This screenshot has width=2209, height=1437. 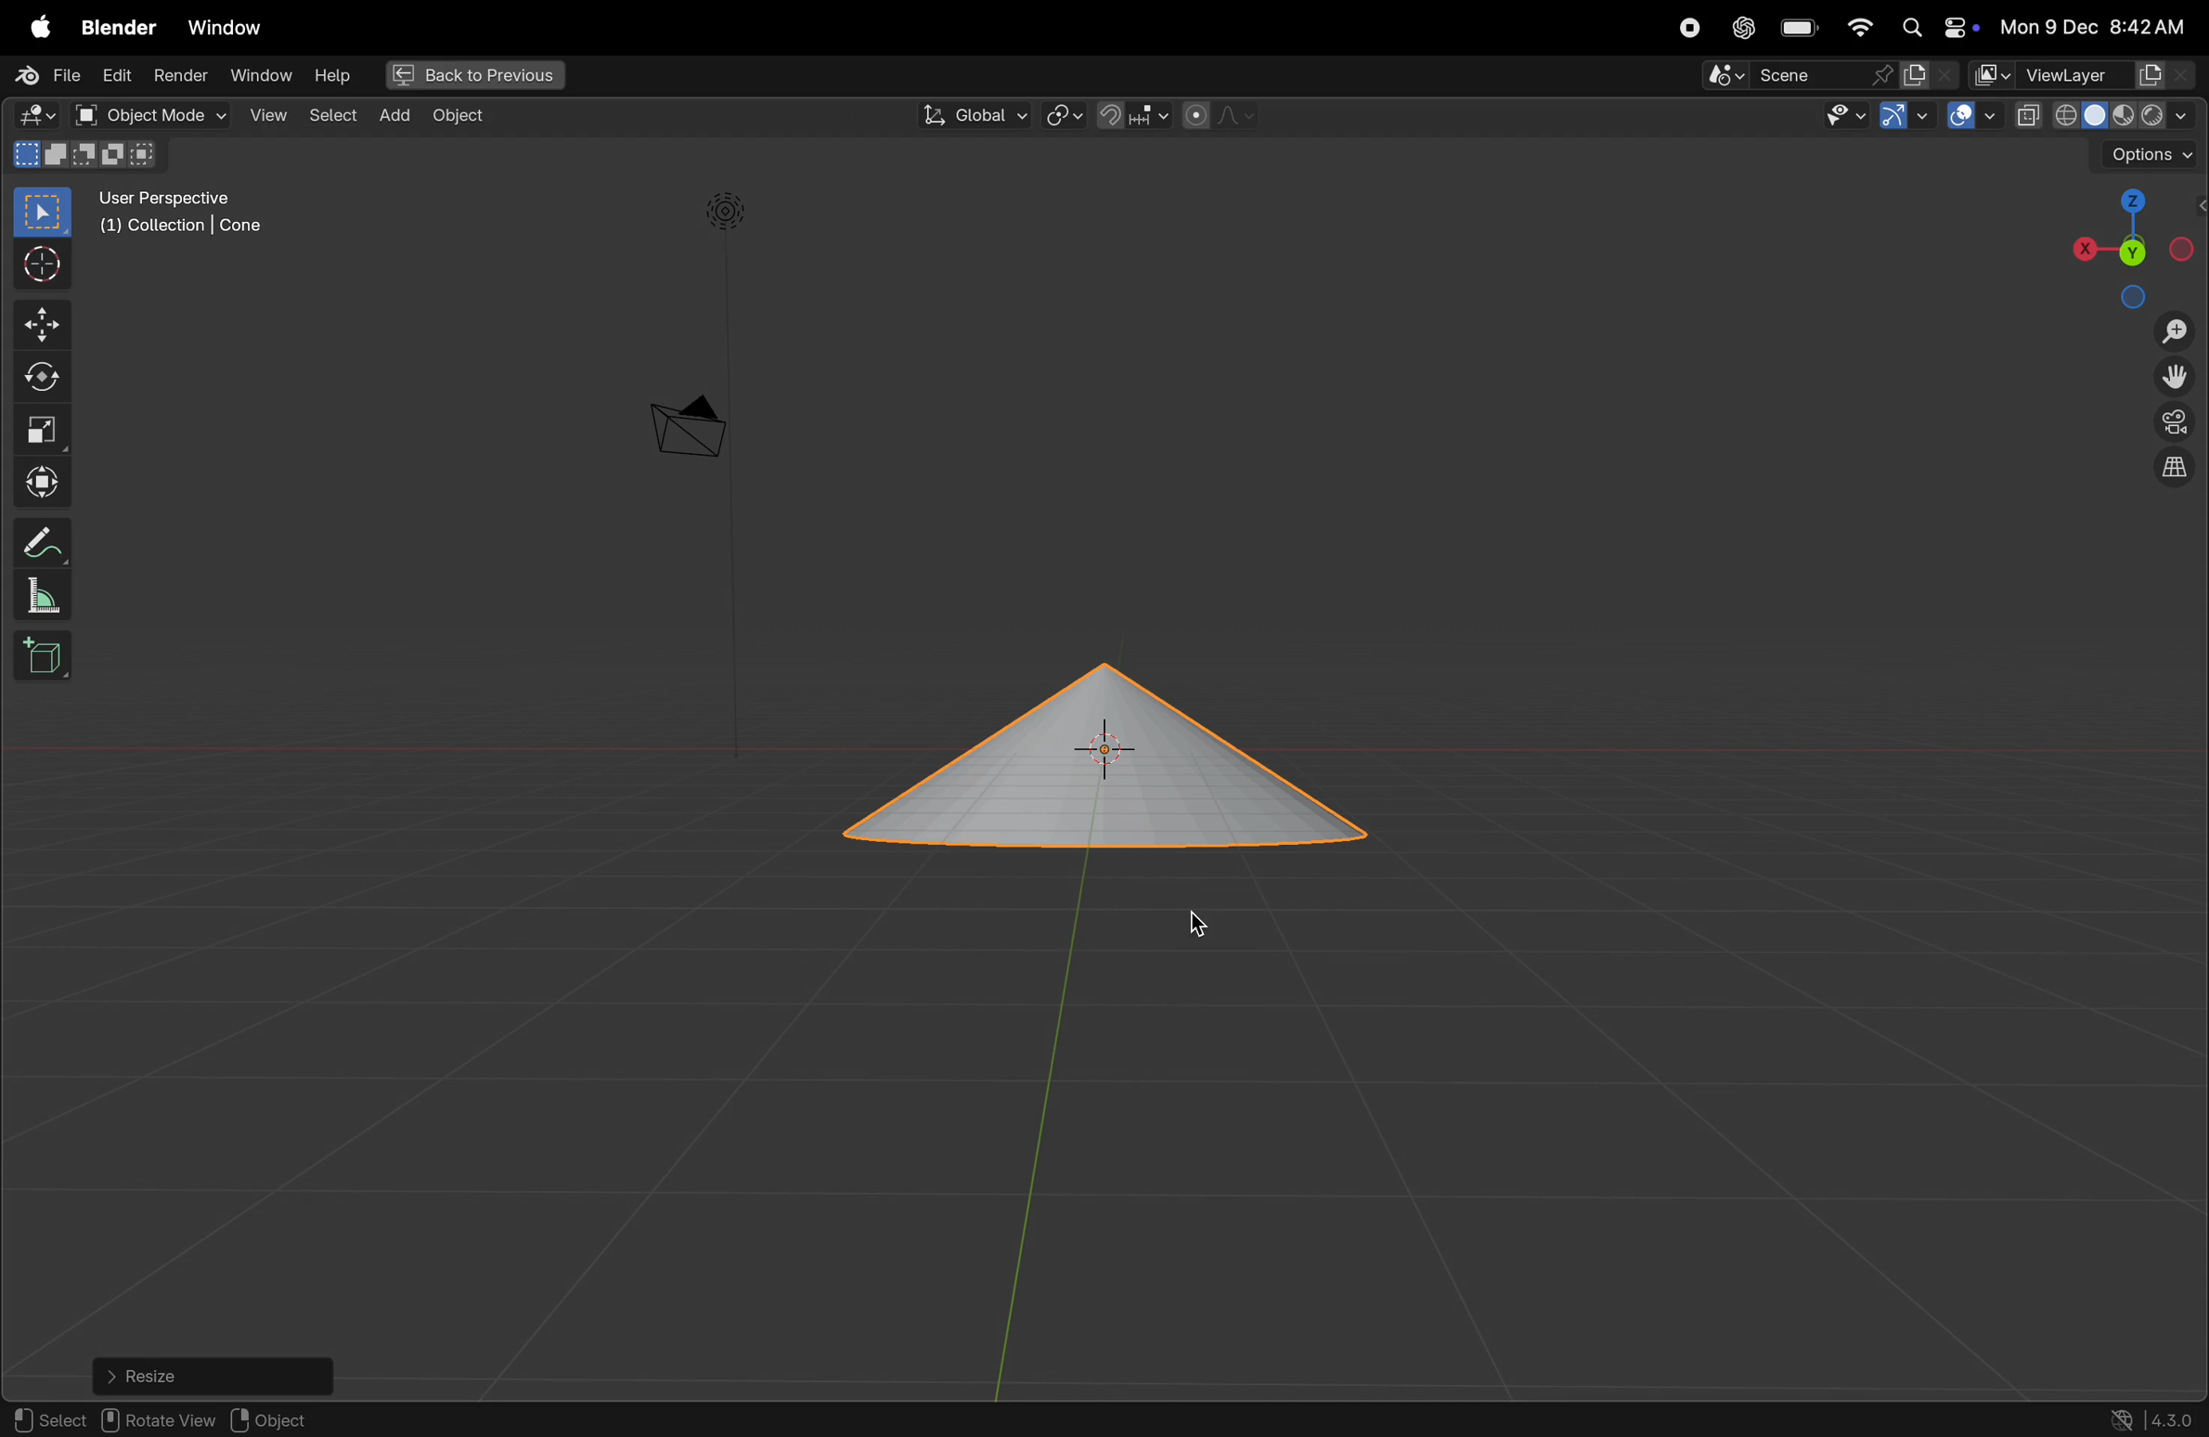 I want to click on add, so click(x=396, y=115).